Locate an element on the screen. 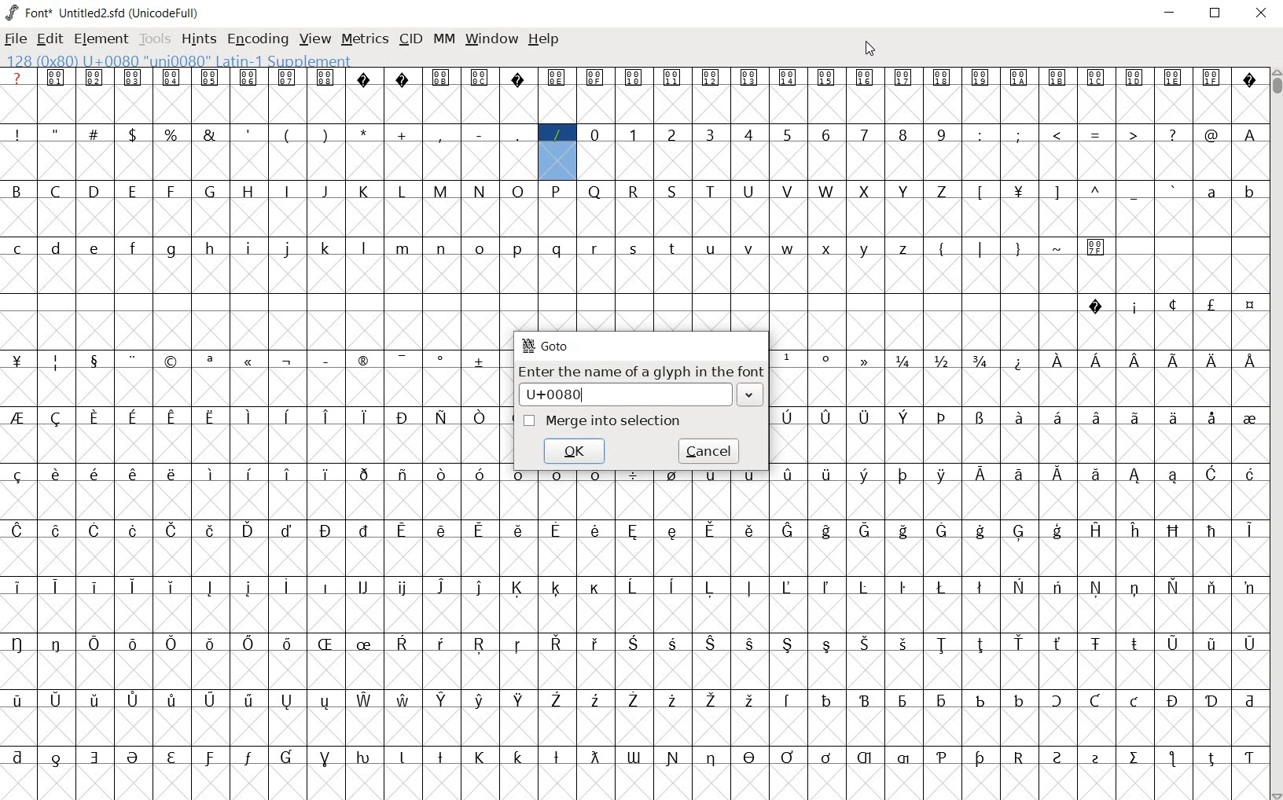 The height and width of the screenshot is (800, 1283). glyph is located at coordinates (594, 757).